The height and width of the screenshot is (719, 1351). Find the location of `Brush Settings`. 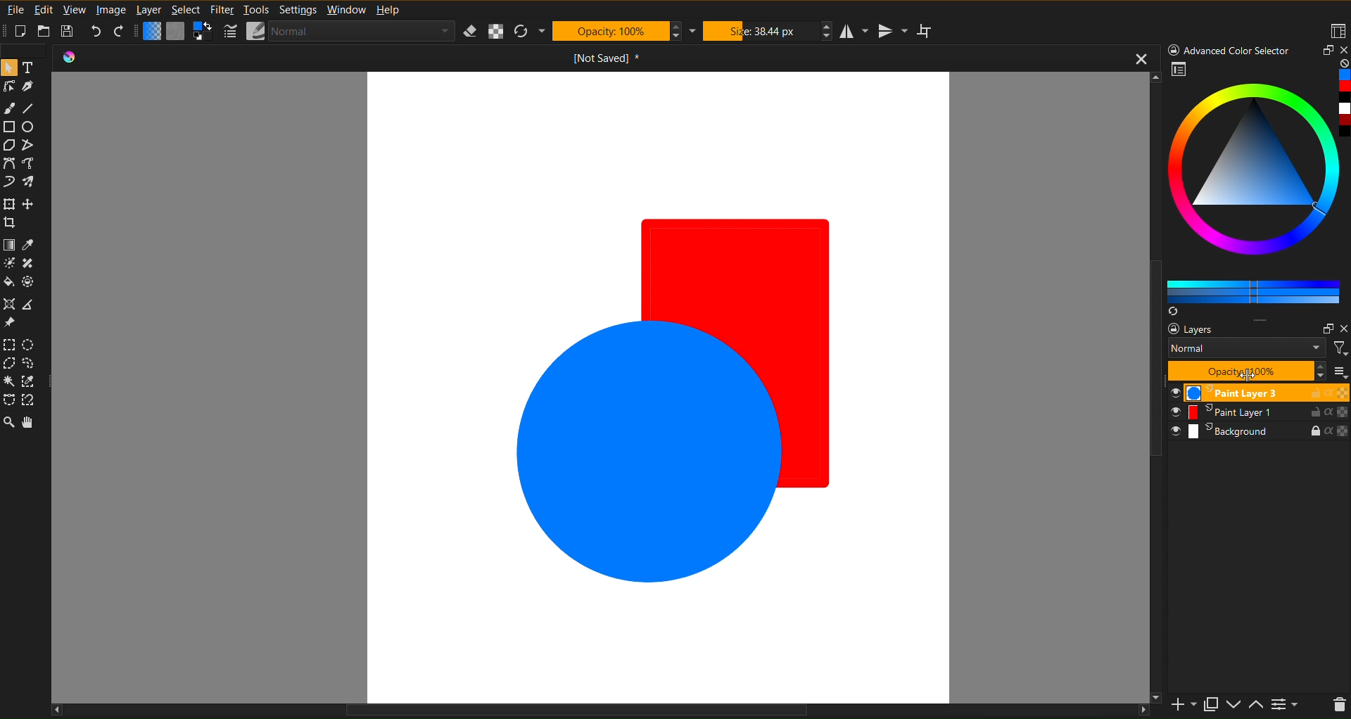

Brush Settings is located at coordinates (338, 32).